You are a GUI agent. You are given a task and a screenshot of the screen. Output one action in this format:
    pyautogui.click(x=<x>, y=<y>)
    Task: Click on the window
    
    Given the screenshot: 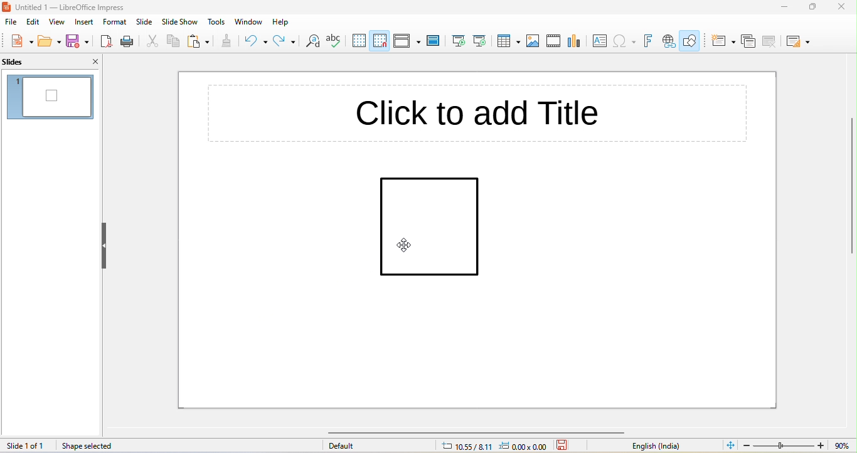 What is the action you would take?
    pyautogui.click(x=249, y=22)
    